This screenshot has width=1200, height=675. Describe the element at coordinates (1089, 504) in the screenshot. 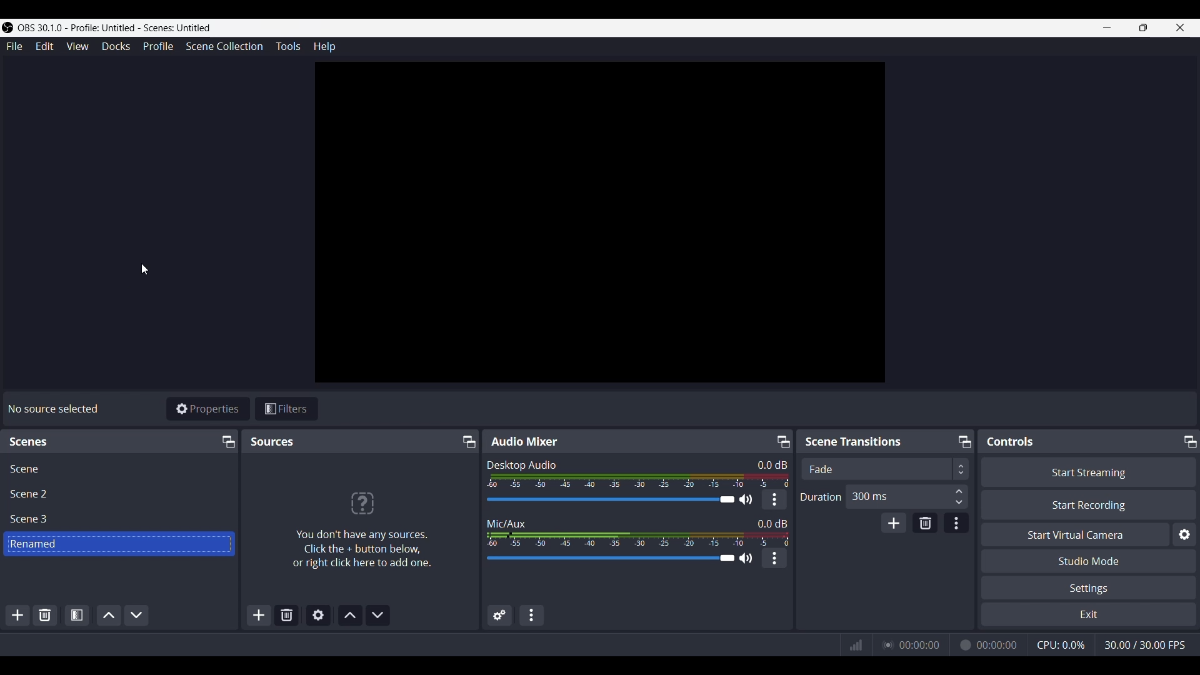

I see `Start Recording` at that location.